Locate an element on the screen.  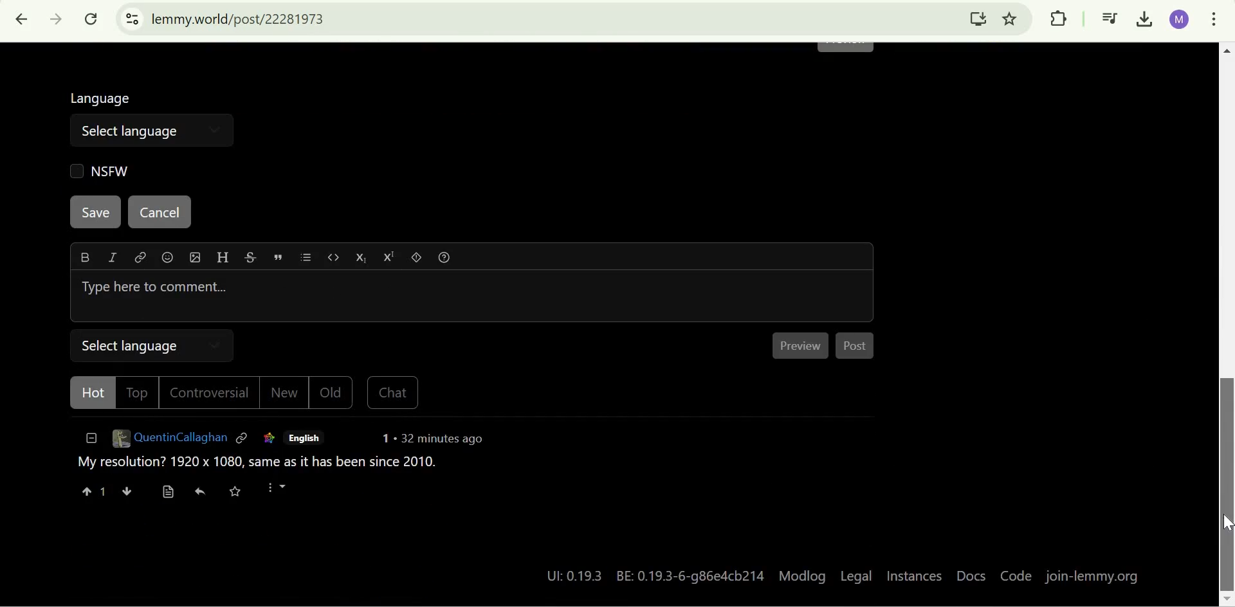
Old is located at coordinates (333, 394).